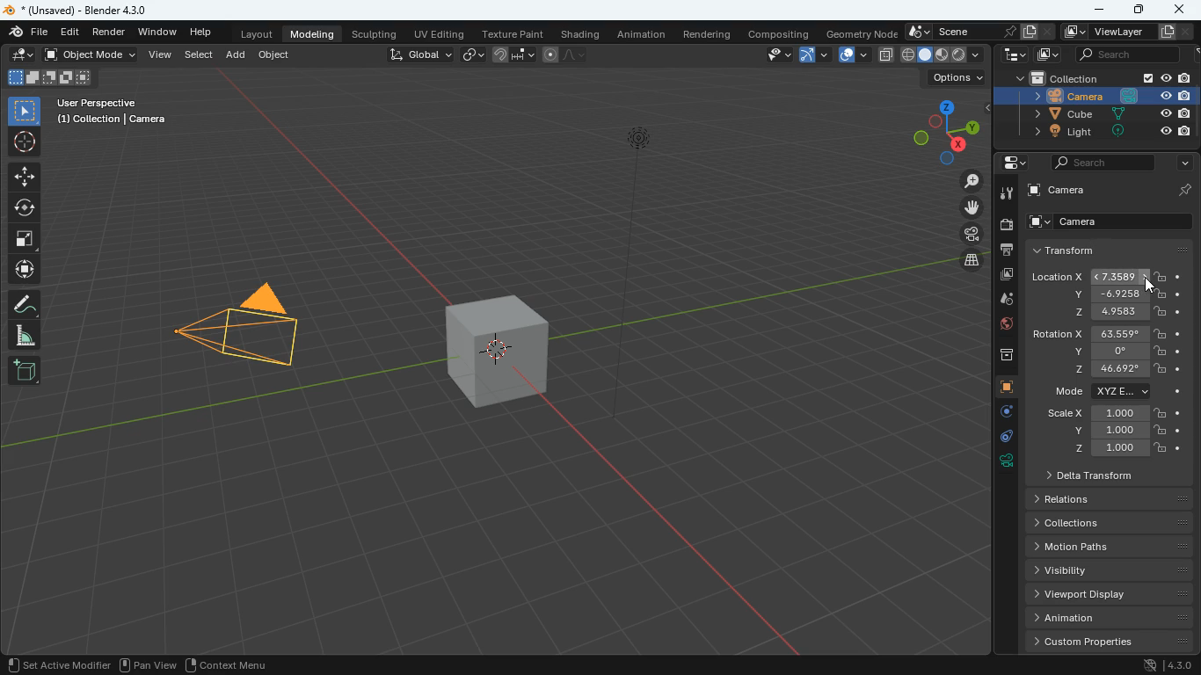 The image size is (1201, 675). What do you see at coordinates (312, 33) in the screenshot?
I see `modeling` at bounding box center [312, 33].